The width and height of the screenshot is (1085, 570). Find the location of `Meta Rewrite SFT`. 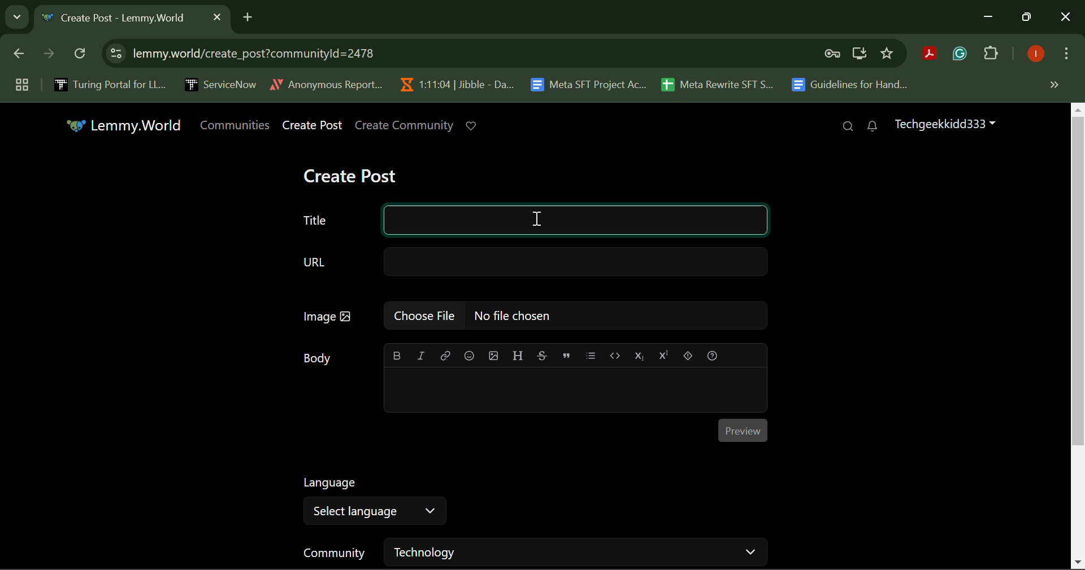

Meta Rewrite SFT is located at coordinates (722, 83).